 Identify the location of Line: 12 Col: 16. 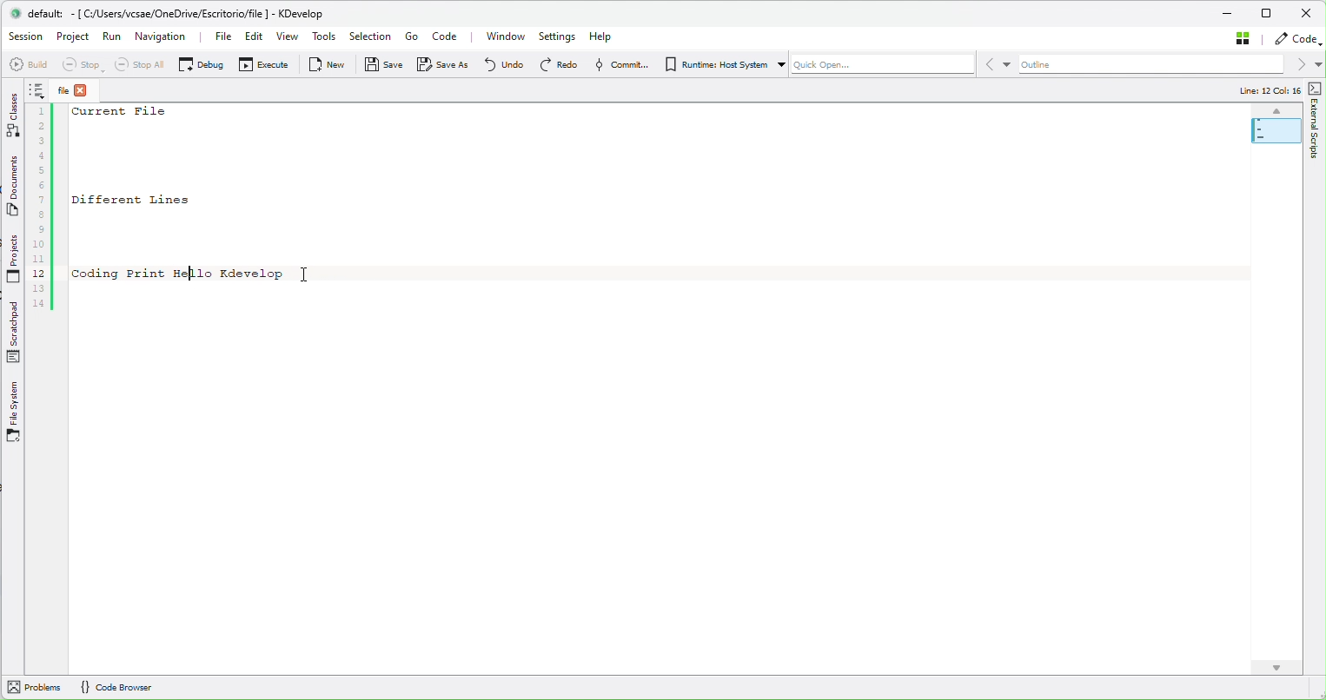
(1260, 89).